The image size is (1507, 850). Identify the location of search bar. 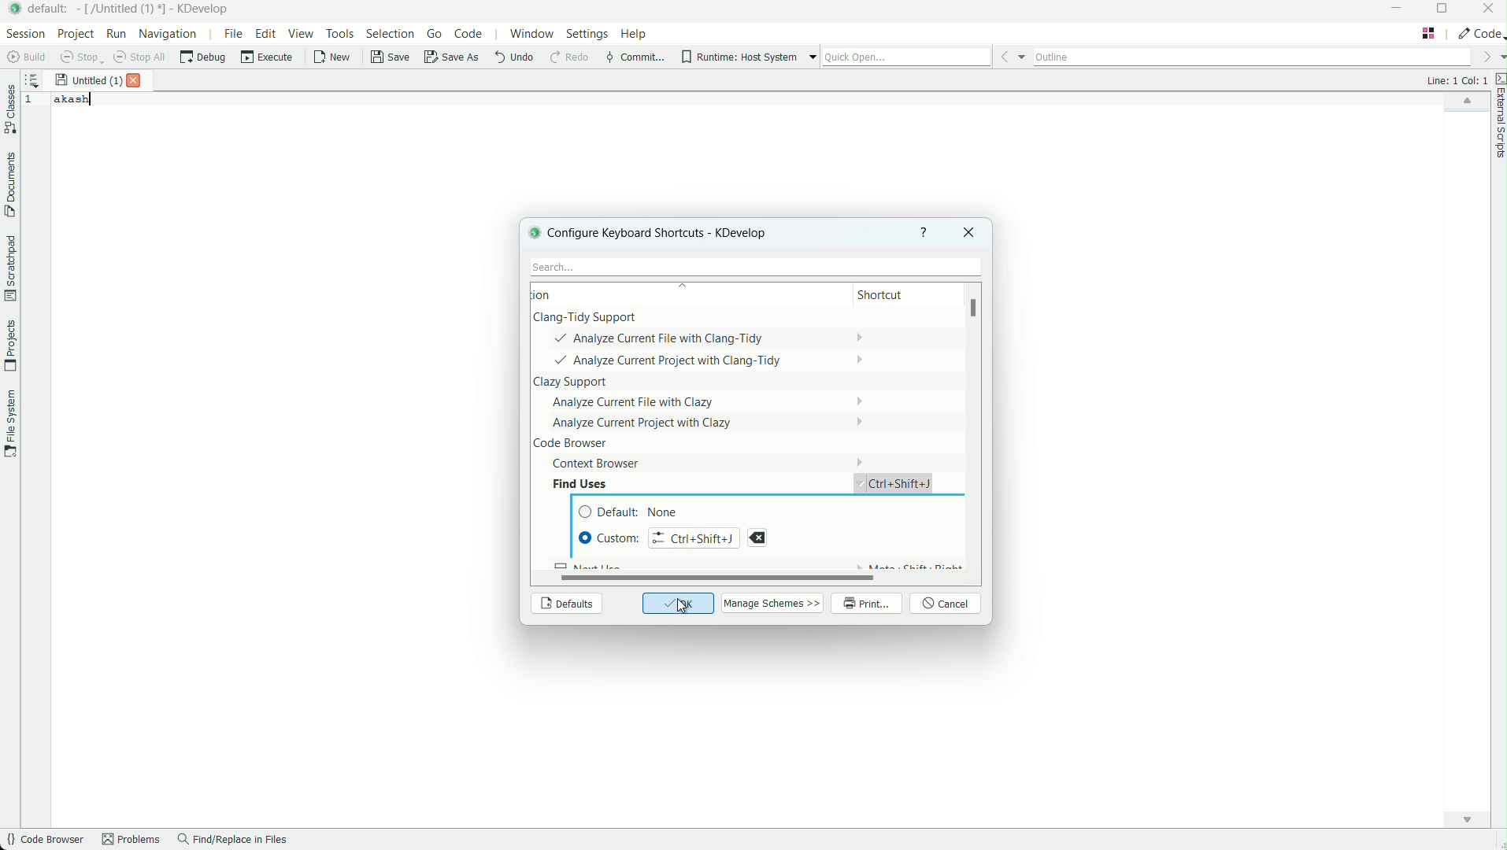
(752, 267).